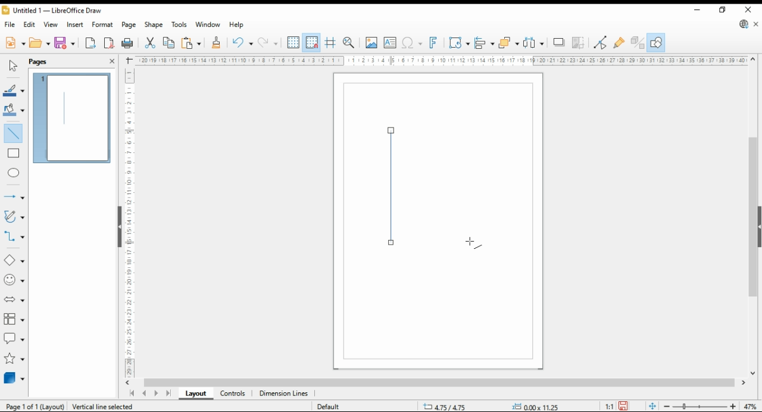 This screenshot has height=412, width=762. Describe the element at coordinates (232, 394) in the screenshot. I see `controls` at that location.